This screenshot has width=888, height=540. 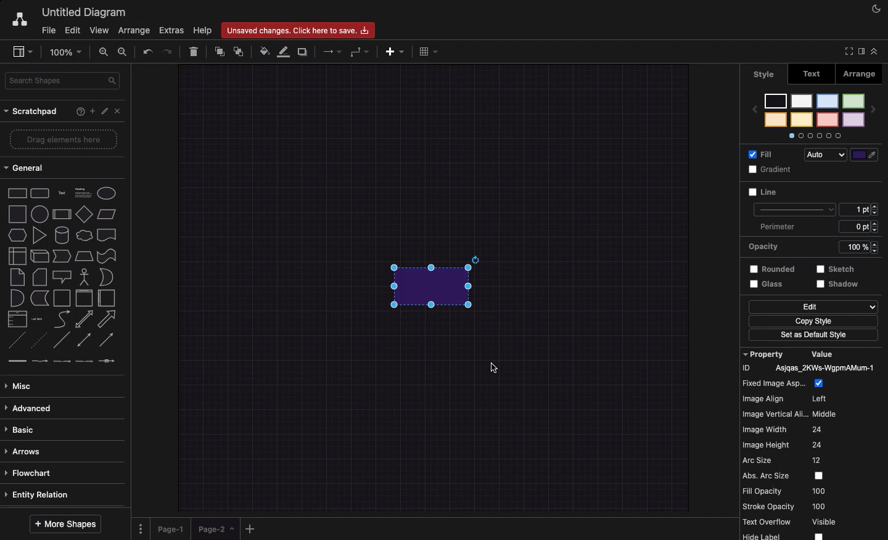 I want to click on shadow, so click(x=839, y=285).